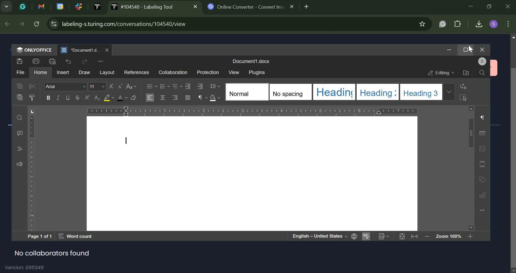  Describe the element at coordinates (471, 49) in the screenshot. I see `cursor` at that location.